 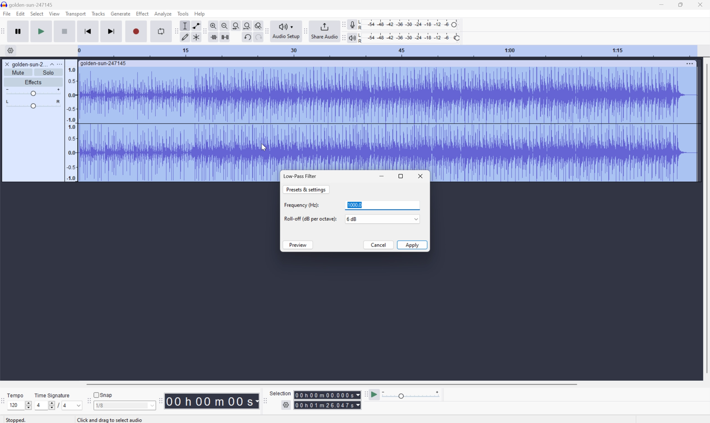 What do you see at coordinates (324, 30) in the screenshot?
I see `Share Audio` at bounding box center [324, 30].